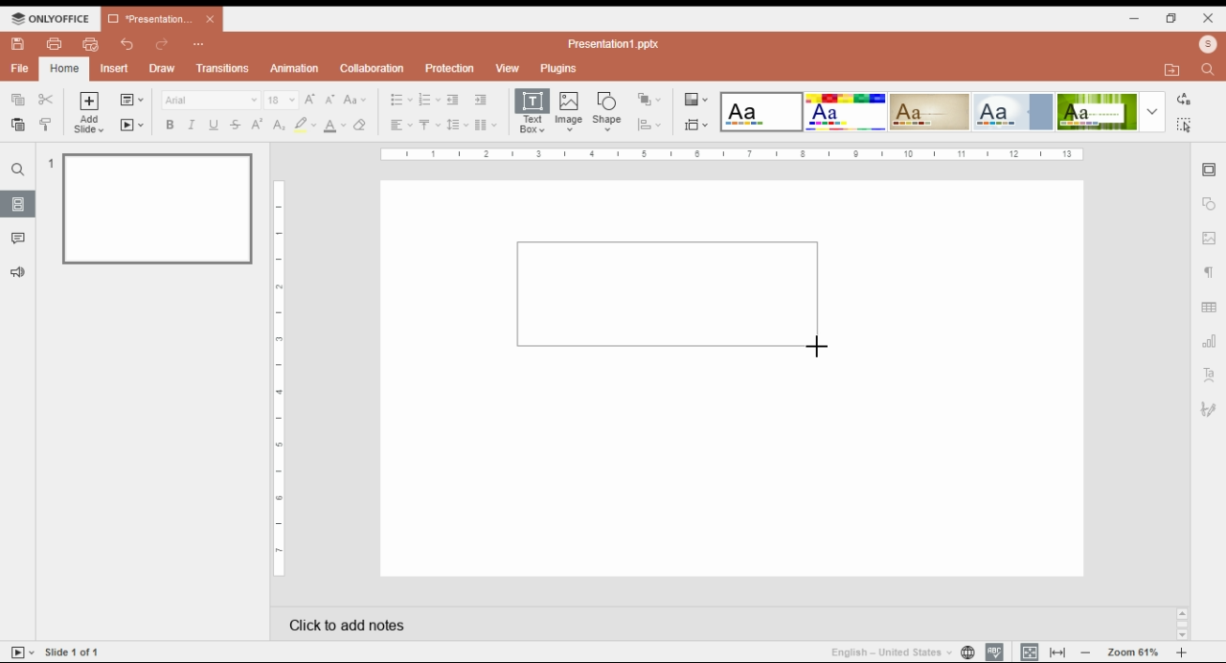 The image size is (1226, 663). I want to click on color theme, so click(930, 111).